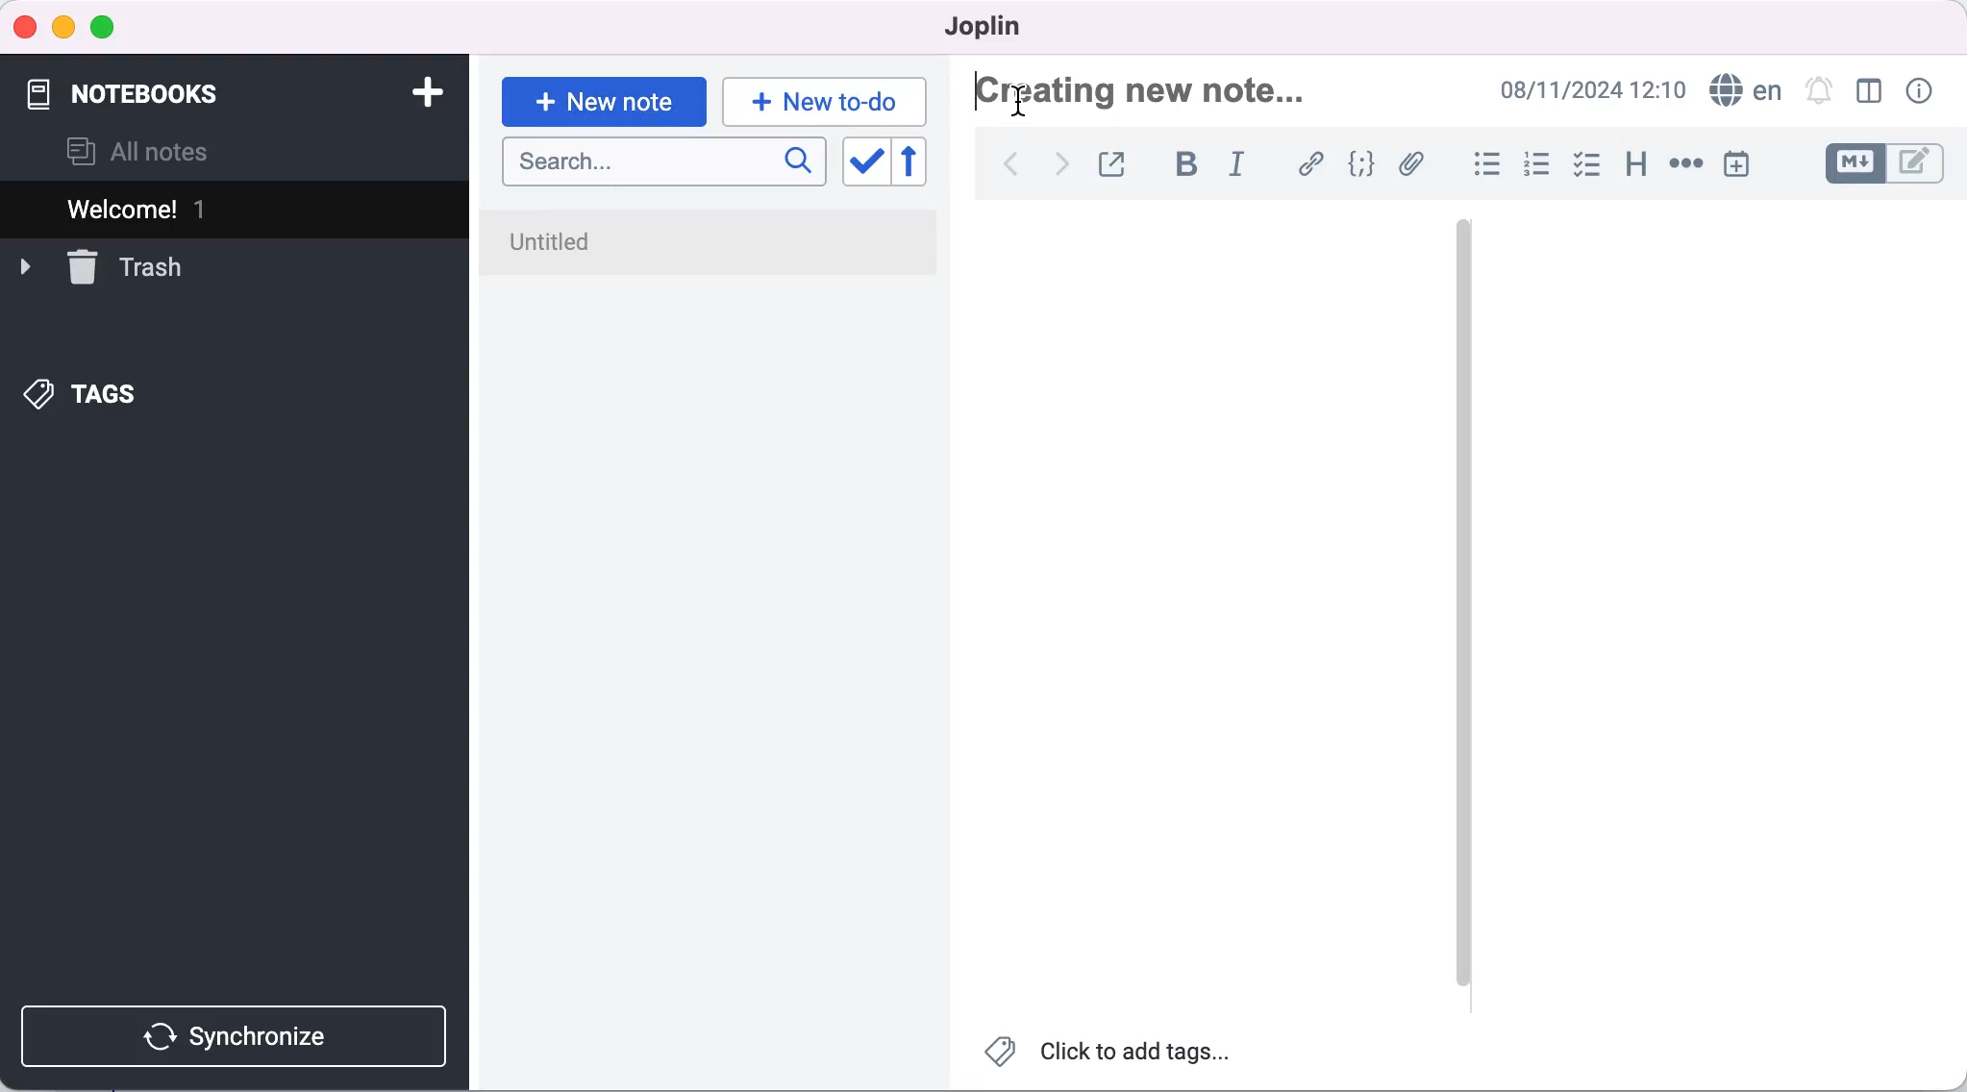 This screenshot has height=1092, width=1967. Describe the element at coordinates (1410, 164) in the screenshot. I see `attach file` at that location.